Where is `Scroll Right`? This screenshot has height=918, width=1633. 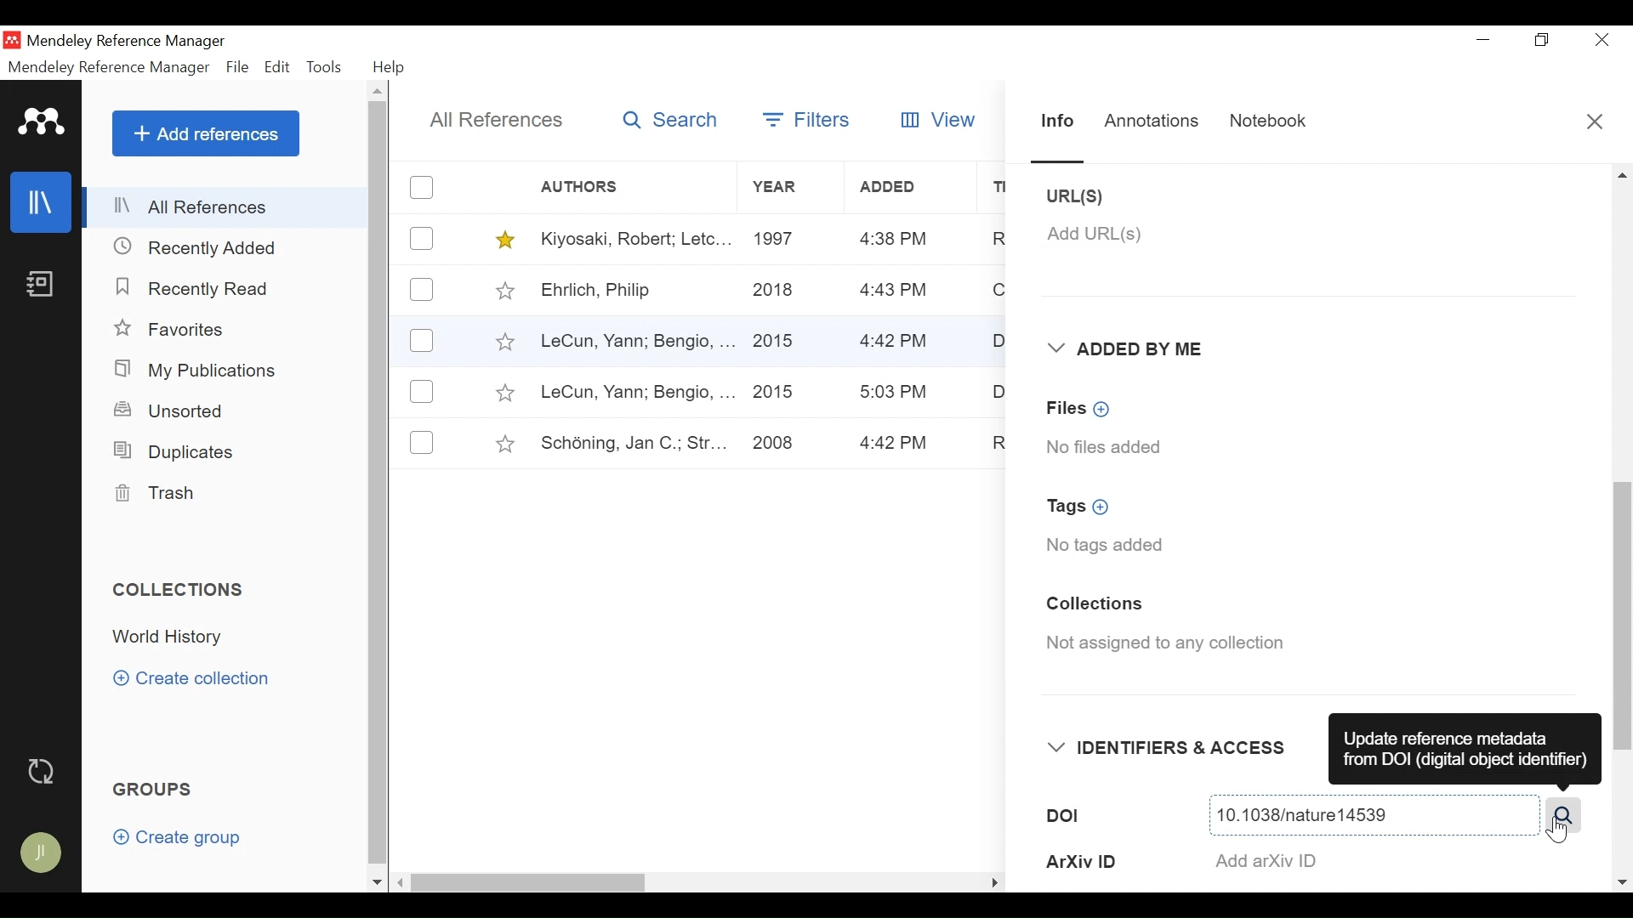
Scroll Right is located at coordinates (401, 883).